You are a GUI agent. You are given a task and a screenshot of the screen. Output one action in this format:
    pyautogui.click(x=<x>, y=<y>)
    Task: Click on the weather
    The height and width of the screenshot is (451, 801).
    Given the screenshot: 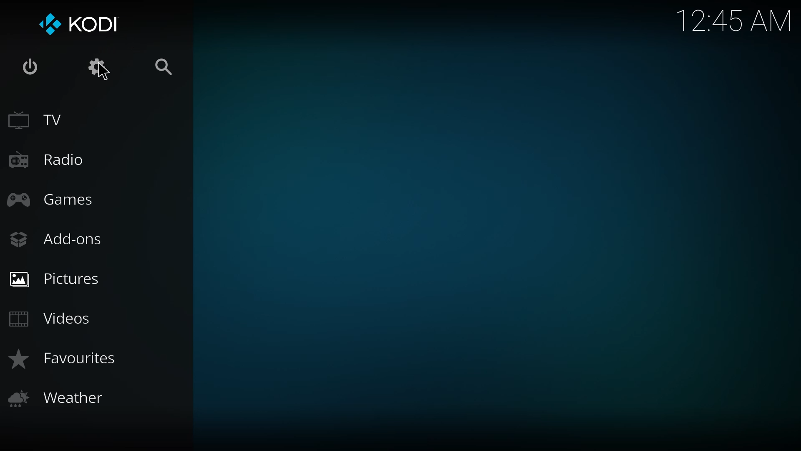 What is the action you would take?
    pyautogui.click(x=57, y=398)
    